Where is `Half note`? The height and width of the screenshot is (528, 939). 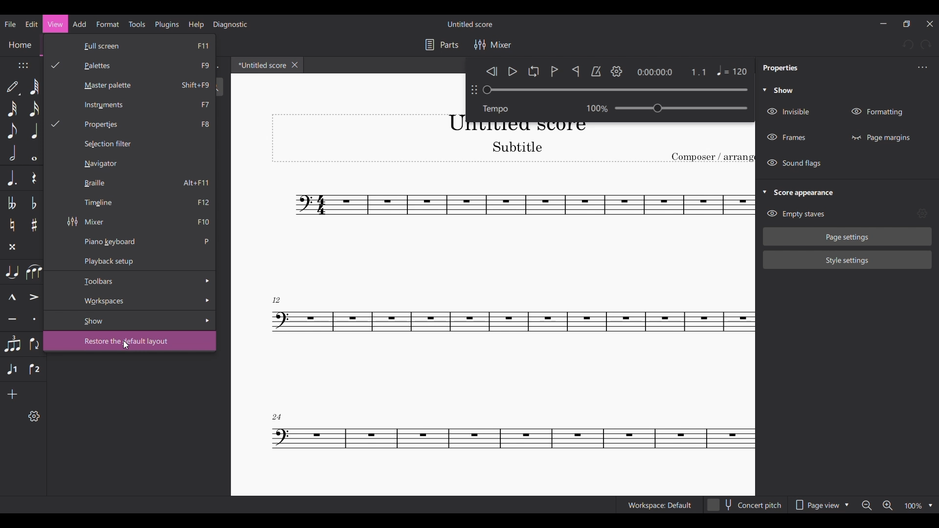 Half note is located at coordinates (12, 153).